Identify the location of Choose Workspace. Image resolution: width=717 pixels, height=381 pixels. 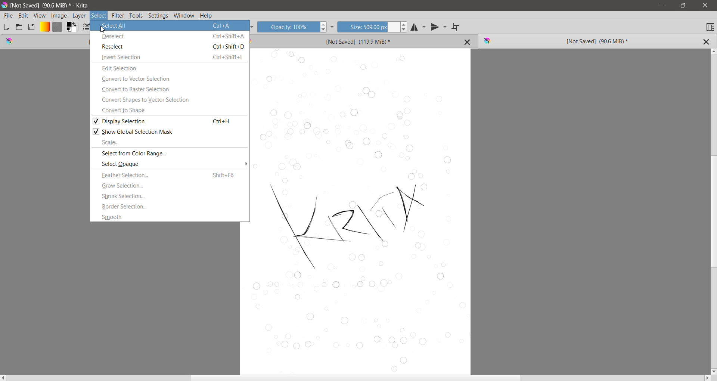
(710, 27).